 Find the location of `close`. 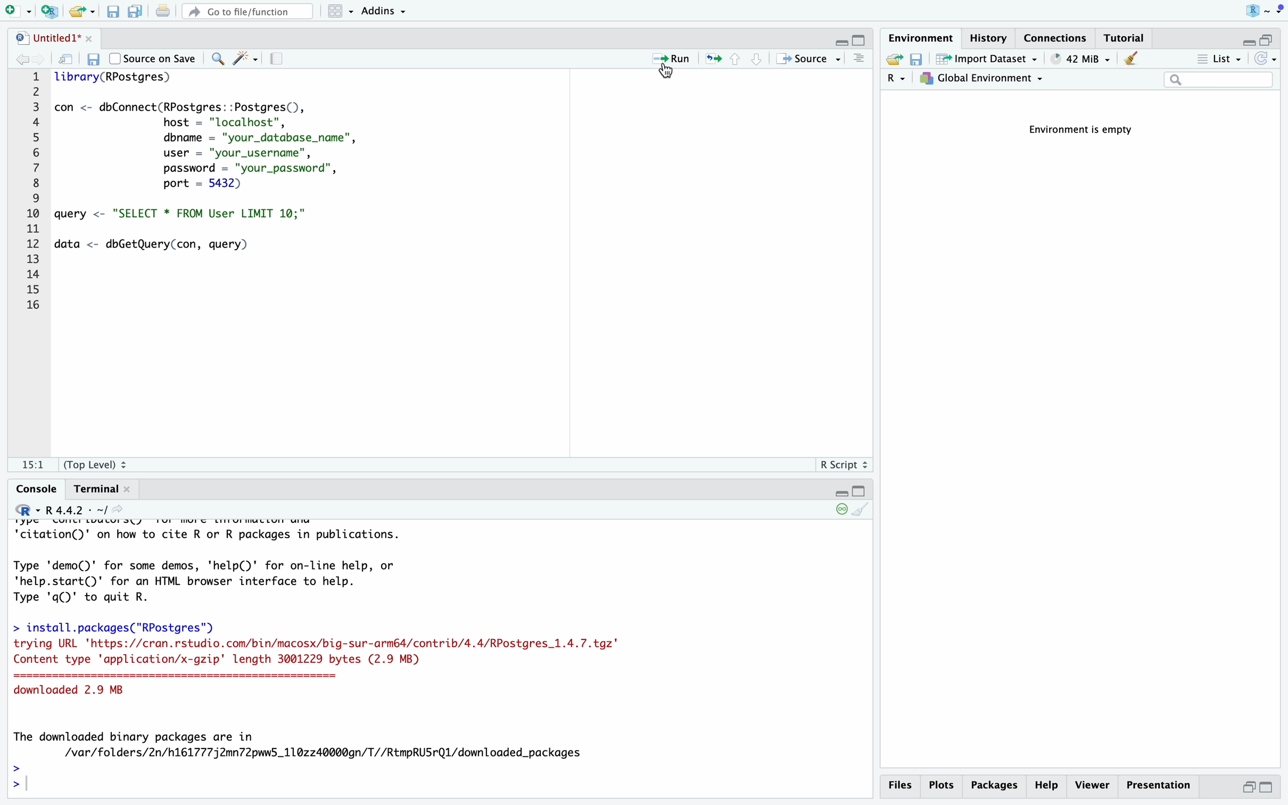

close is located at coordinates (86, 37).